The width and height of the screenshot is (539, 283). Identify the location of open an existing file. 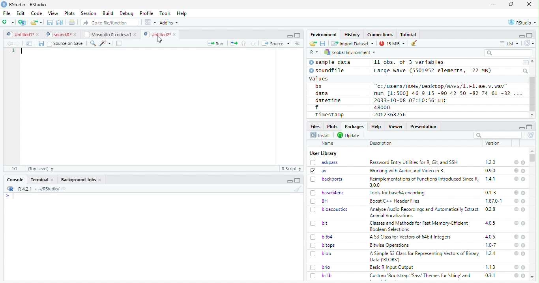
(36, 23).